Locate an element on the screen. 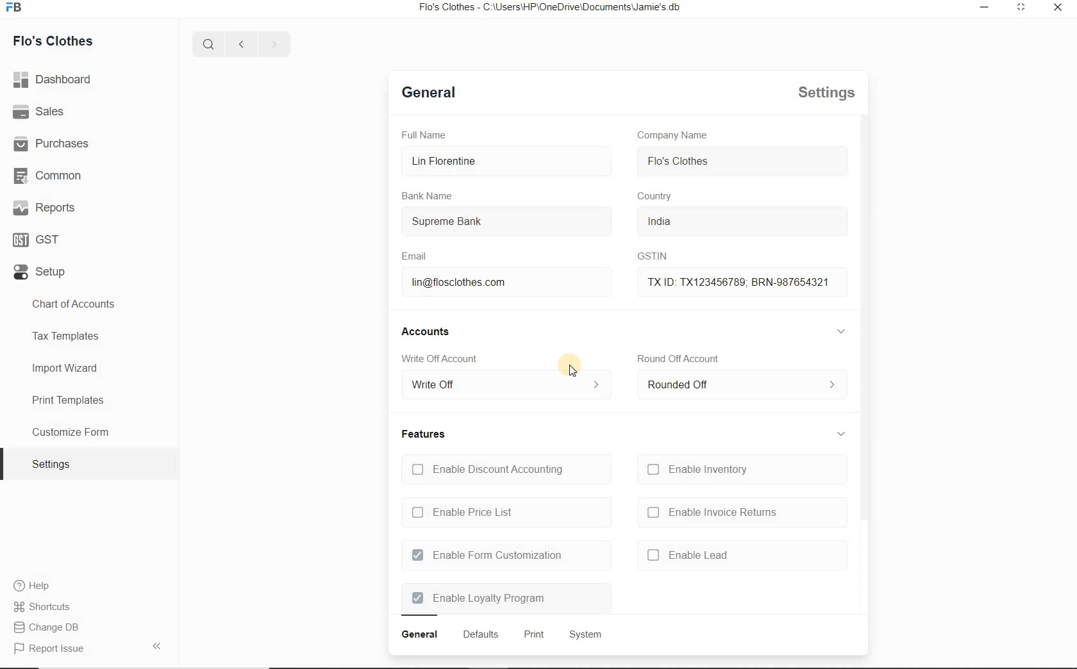  Close is located at coordinates (1058, 6).